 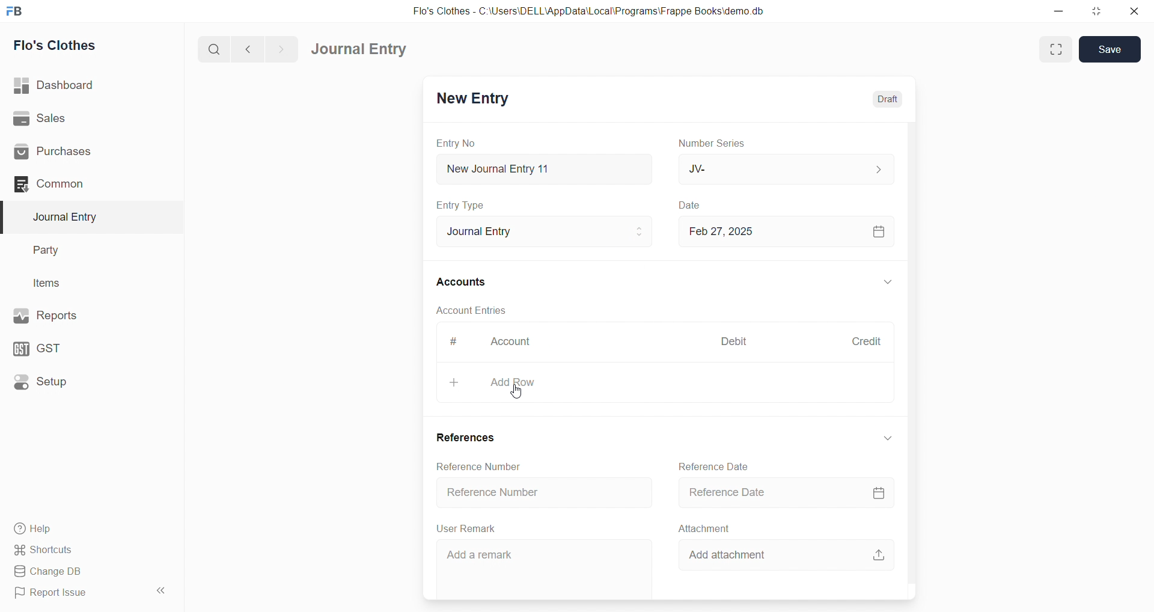 What do you see at coordinates (785, 167) in the screenshot?
I see `JV-` at bounding box center [785, 167].